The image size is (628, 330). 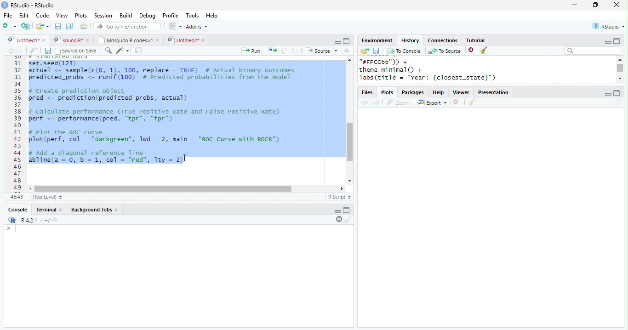 I want to click on line numbering, so click(x=18, y=124).